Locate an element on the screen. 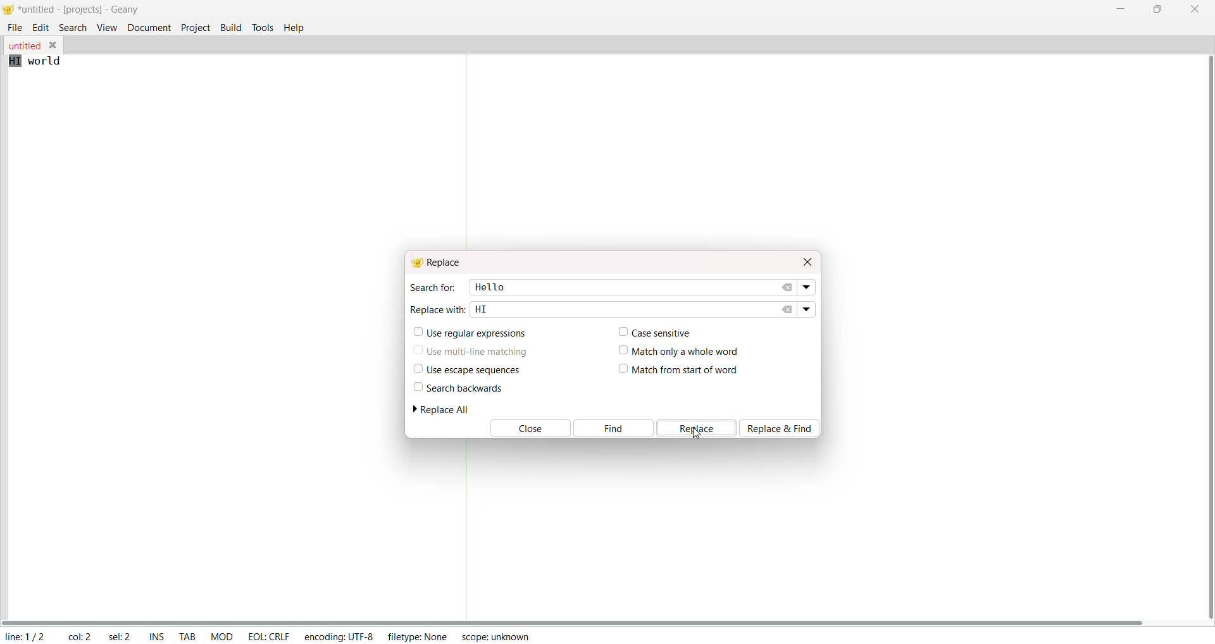 This screenshot has width=1215, height=644. use regular expressions is located at coordinates (471, 333).